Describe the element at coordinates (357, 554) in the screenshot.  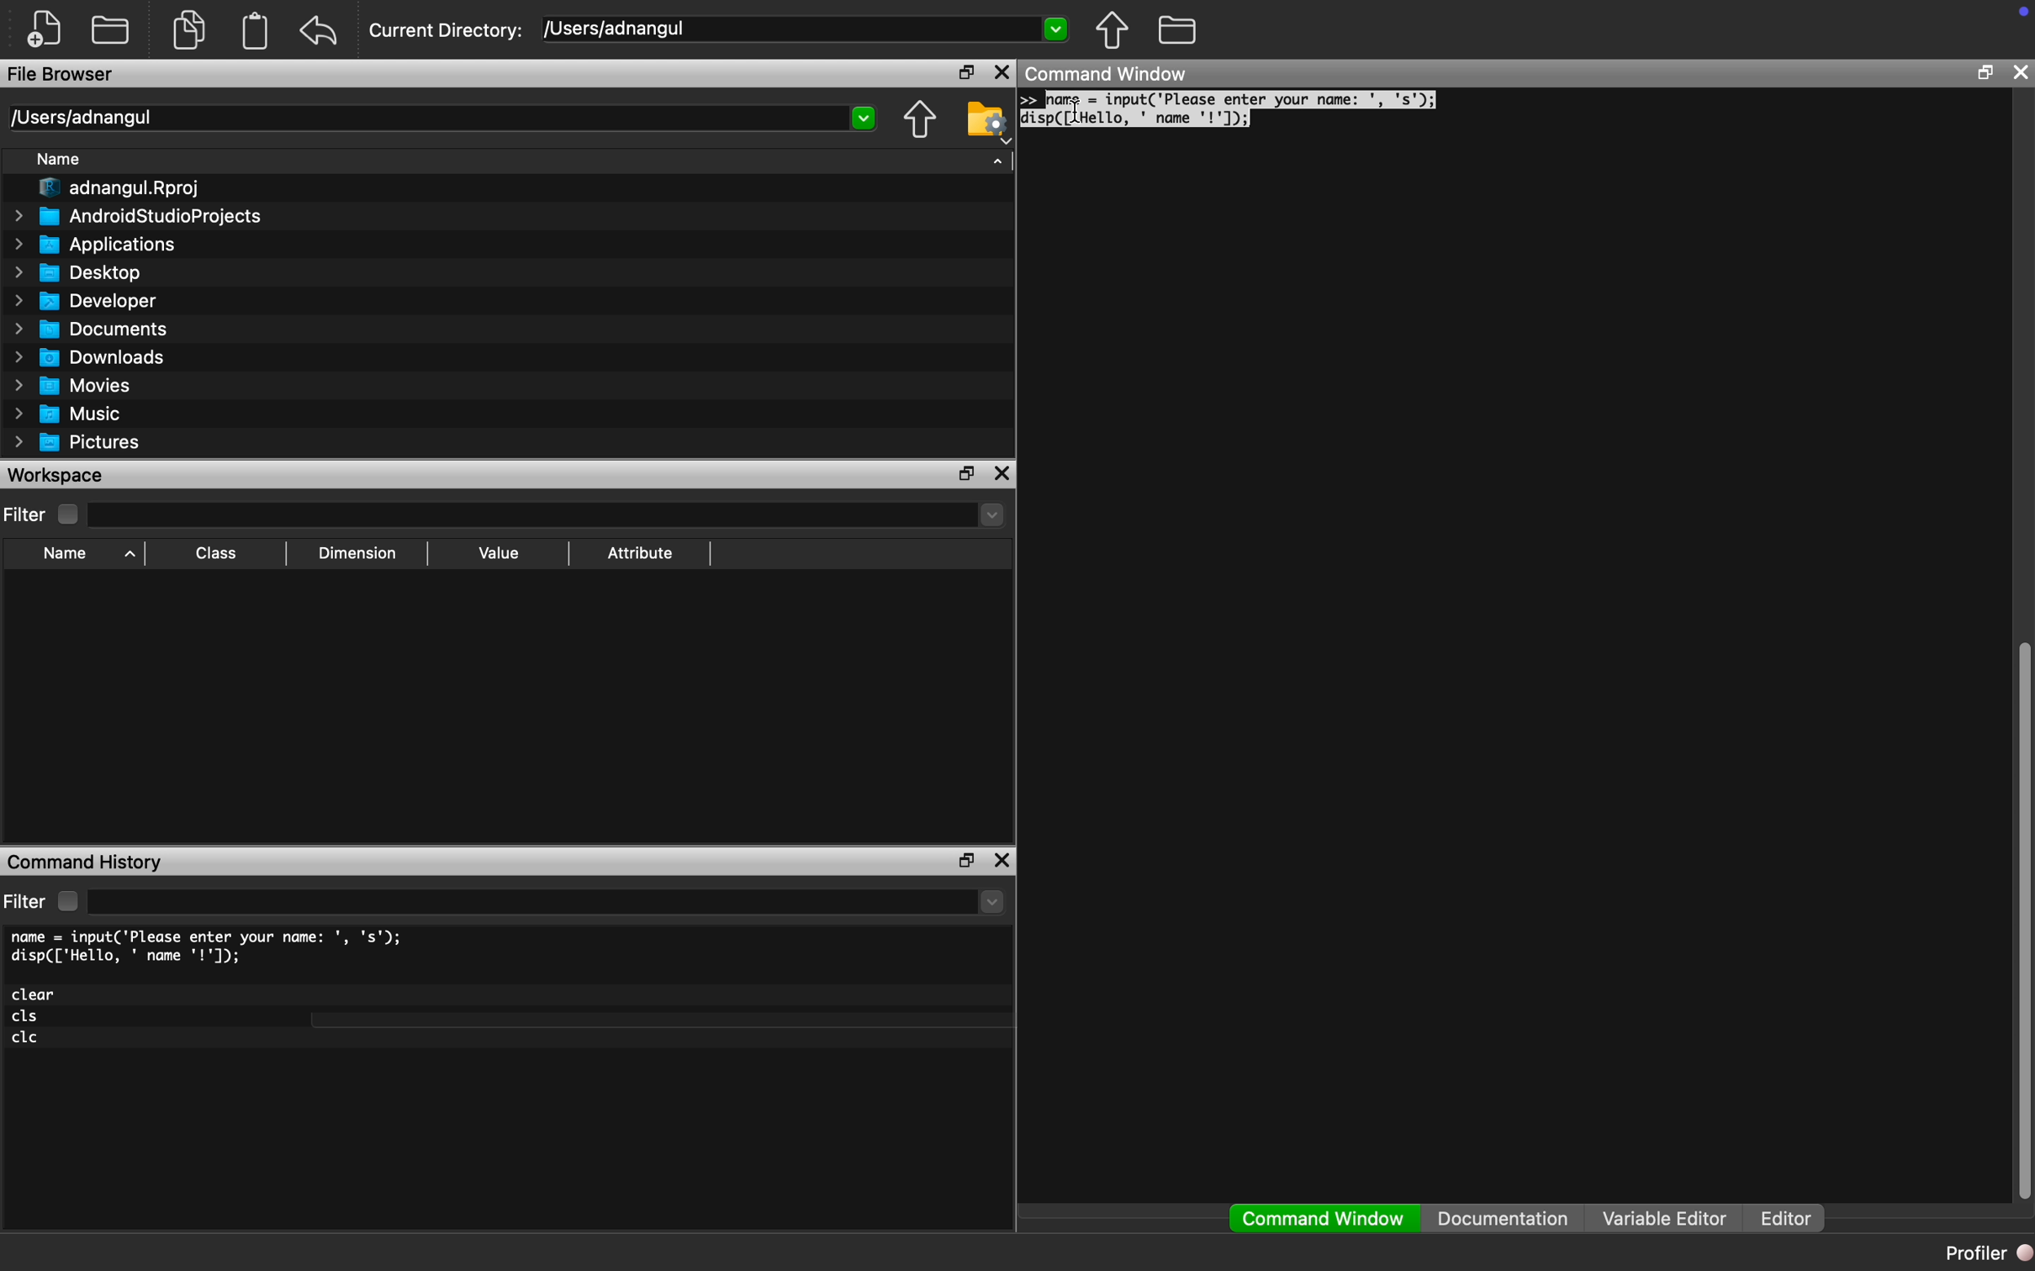
I see `Dimension` at that location.